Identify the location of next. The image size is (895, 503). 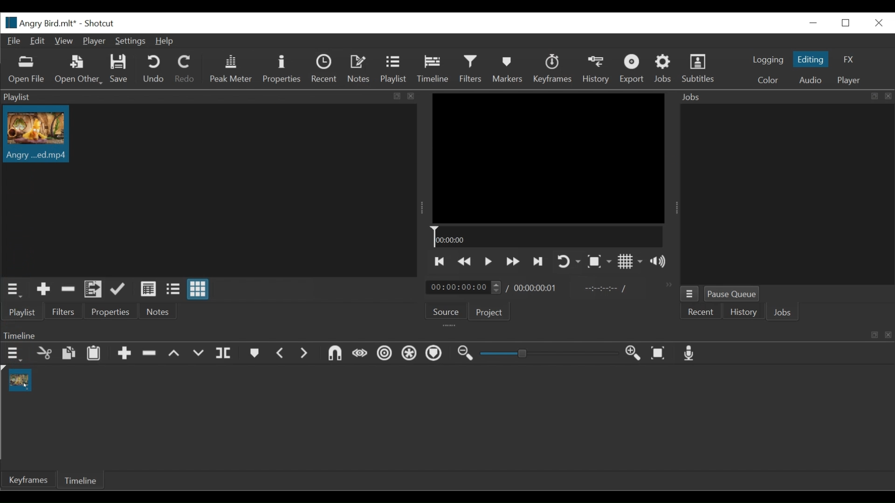
(306, 355).